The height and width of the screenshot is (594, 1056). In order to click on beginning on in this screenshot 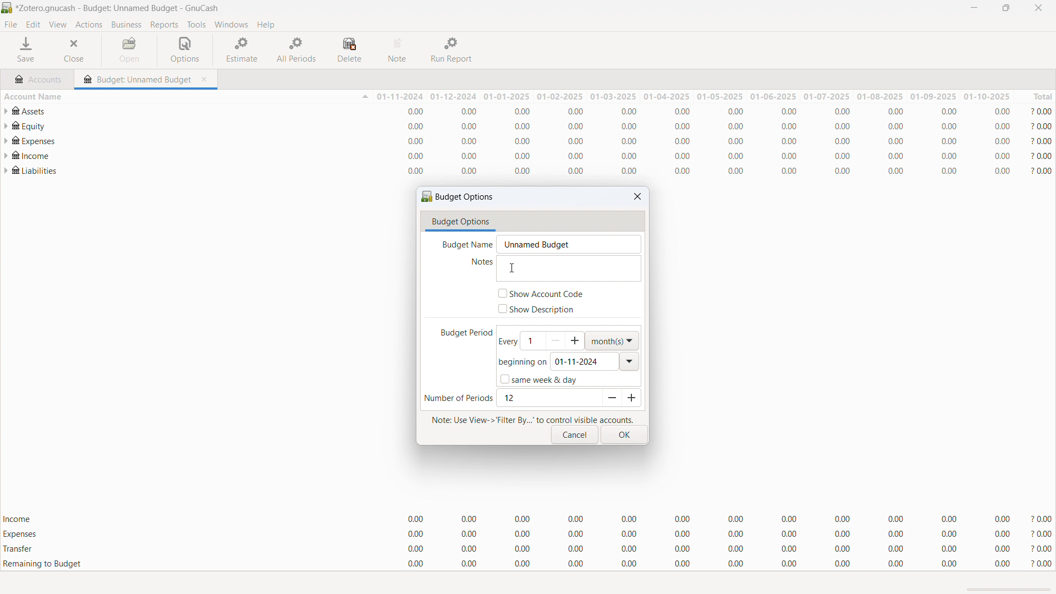, I will do `click(522, 363)`.